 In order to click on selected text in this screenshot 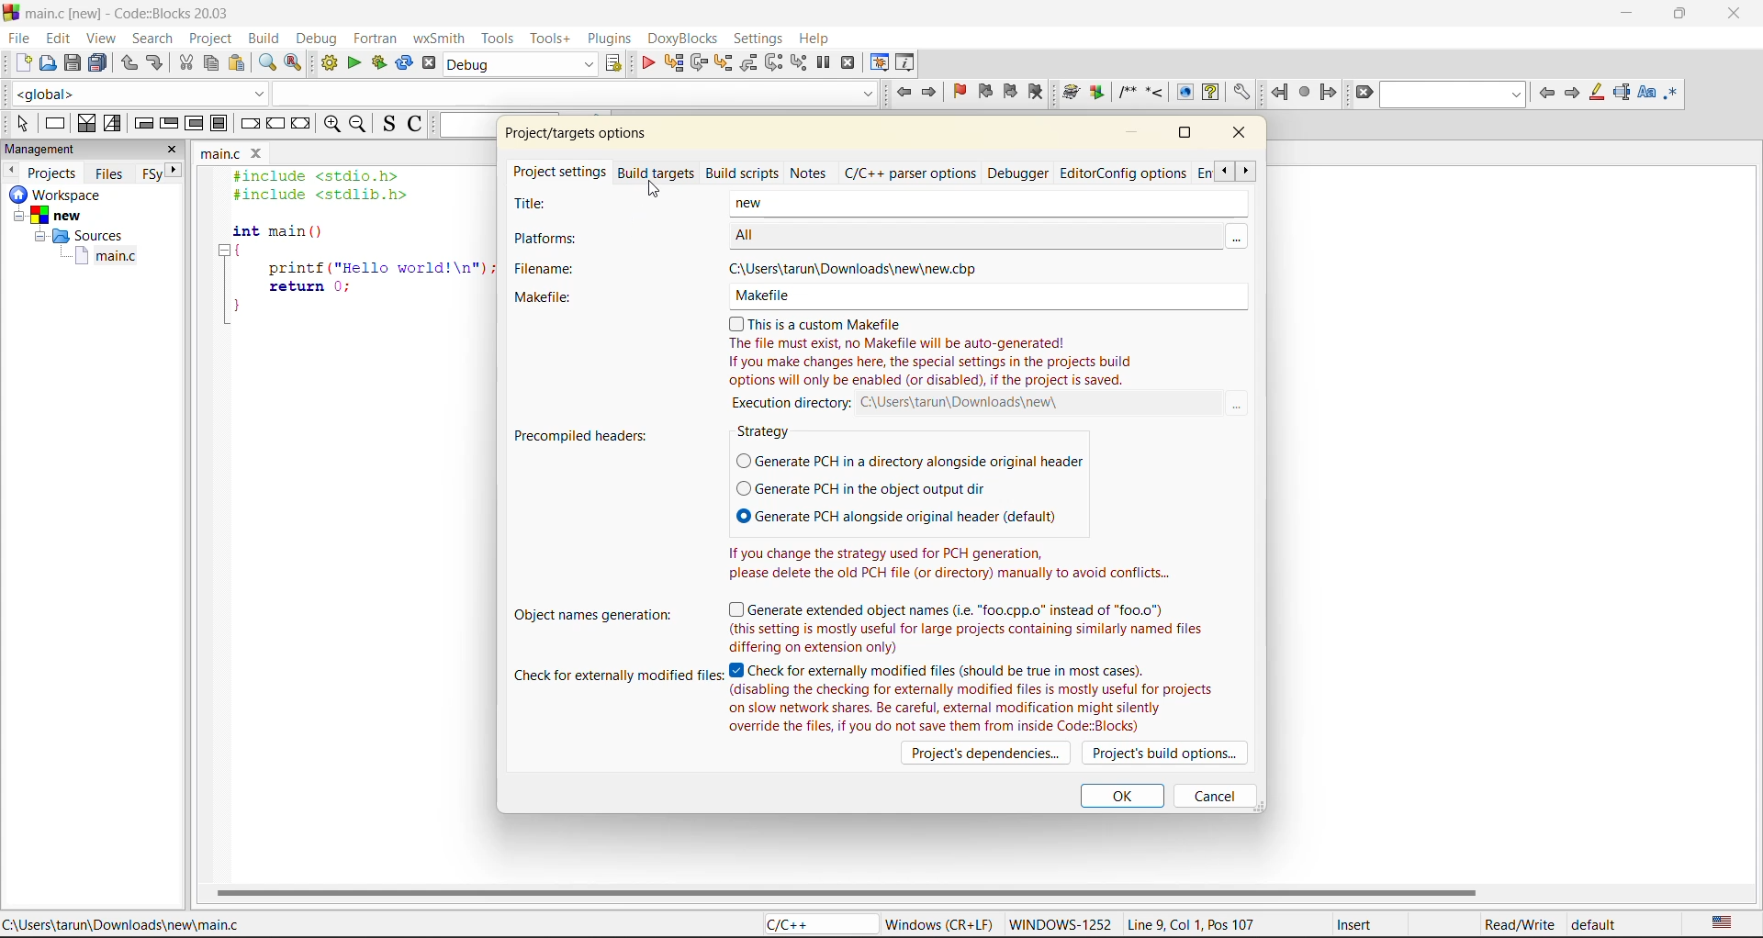, I will do `click(1623, 94)`.